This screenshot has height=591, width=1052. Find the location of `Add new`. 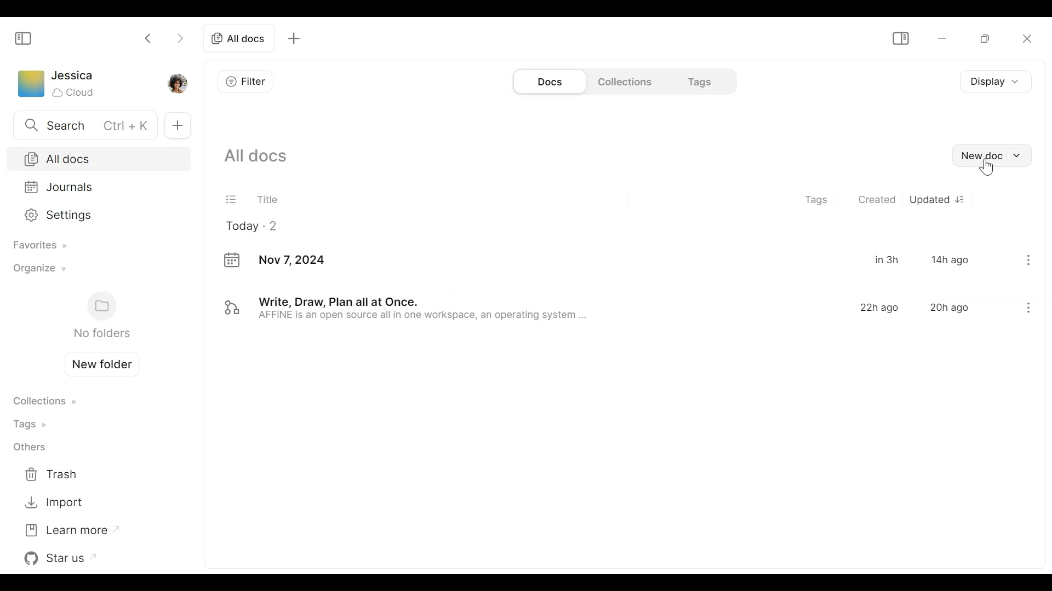

Add new is located at coordinates (176, 125).